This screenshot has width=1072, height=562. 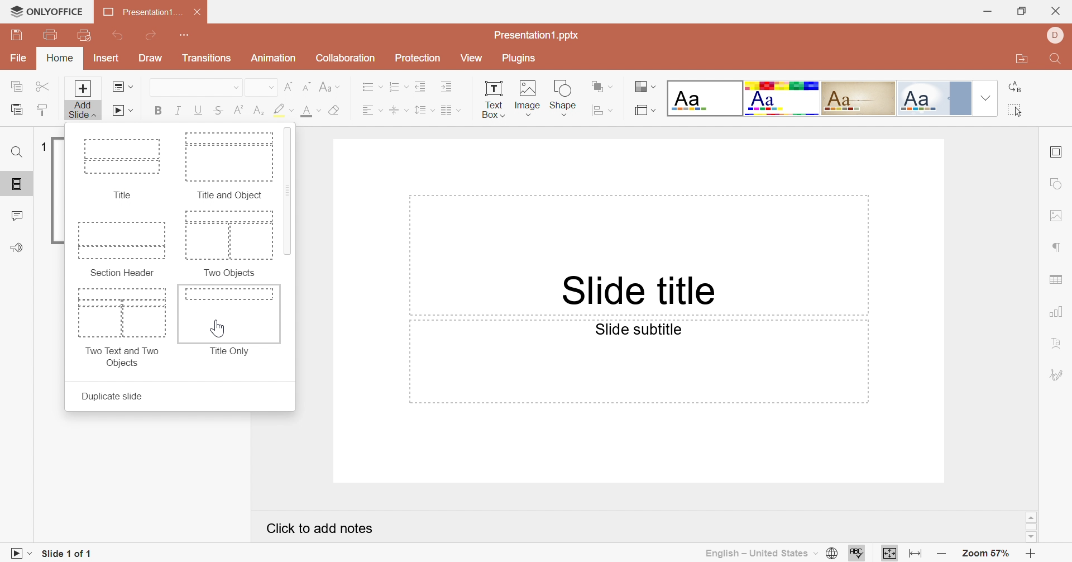 I want to click on Official, so click(x=923, y=99).